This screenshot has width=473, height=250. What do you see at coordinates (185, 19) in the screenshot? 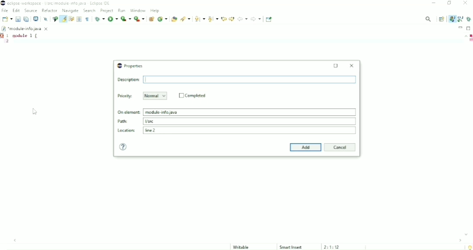
I see `Search` at bounding box center [185, 19].